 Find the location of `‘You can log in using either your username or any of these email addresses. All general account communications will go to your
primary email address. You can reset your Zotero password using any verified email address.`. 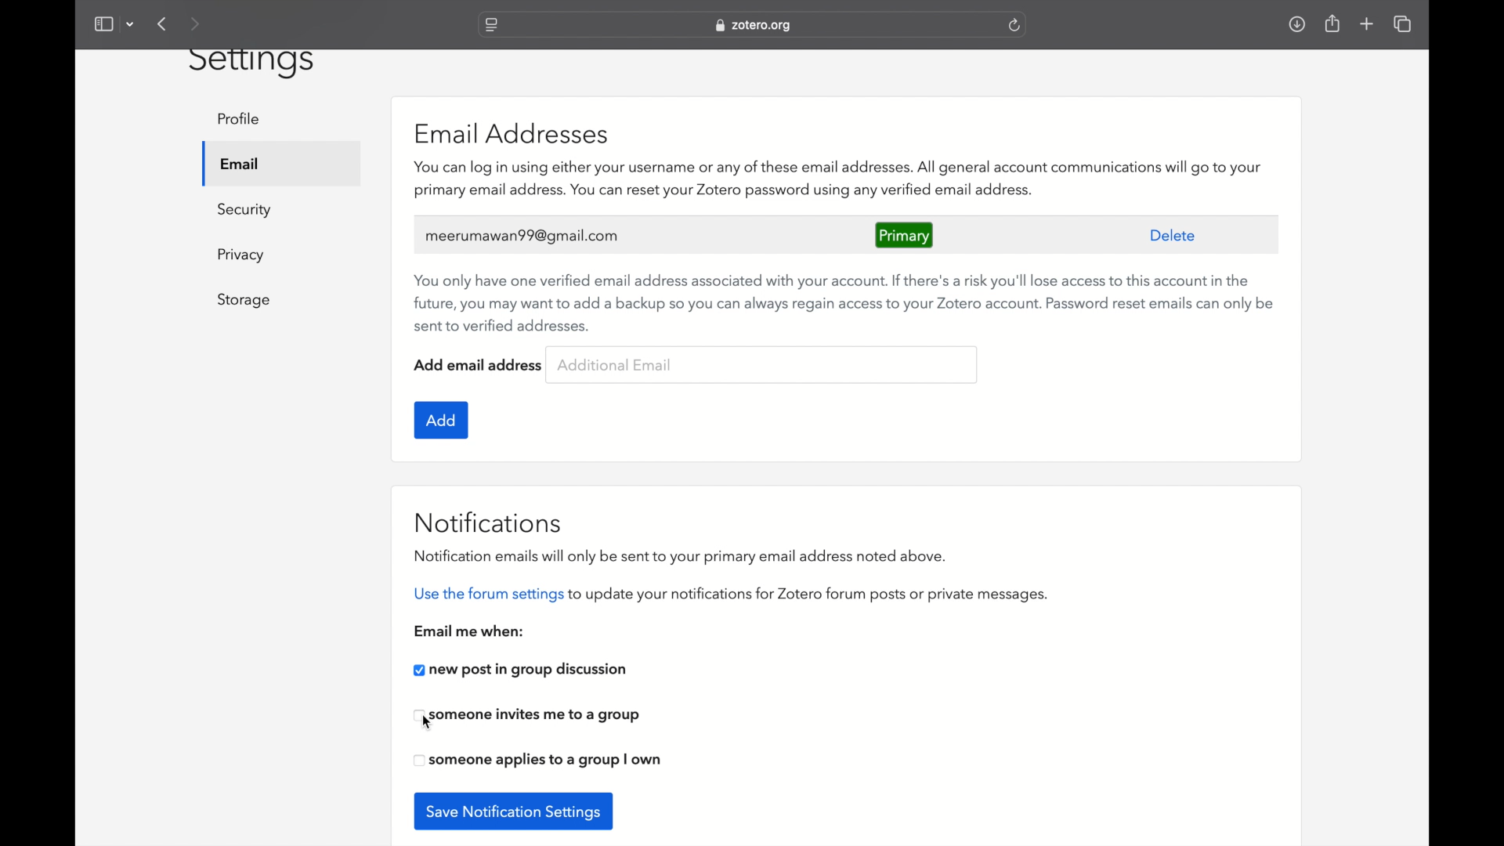

‘You can log in using either your username or any of these email addresses. All general account communications will go to your
primary email address. You can reset your Zotero password using any verified email address. is located at coordinates (841, 175).